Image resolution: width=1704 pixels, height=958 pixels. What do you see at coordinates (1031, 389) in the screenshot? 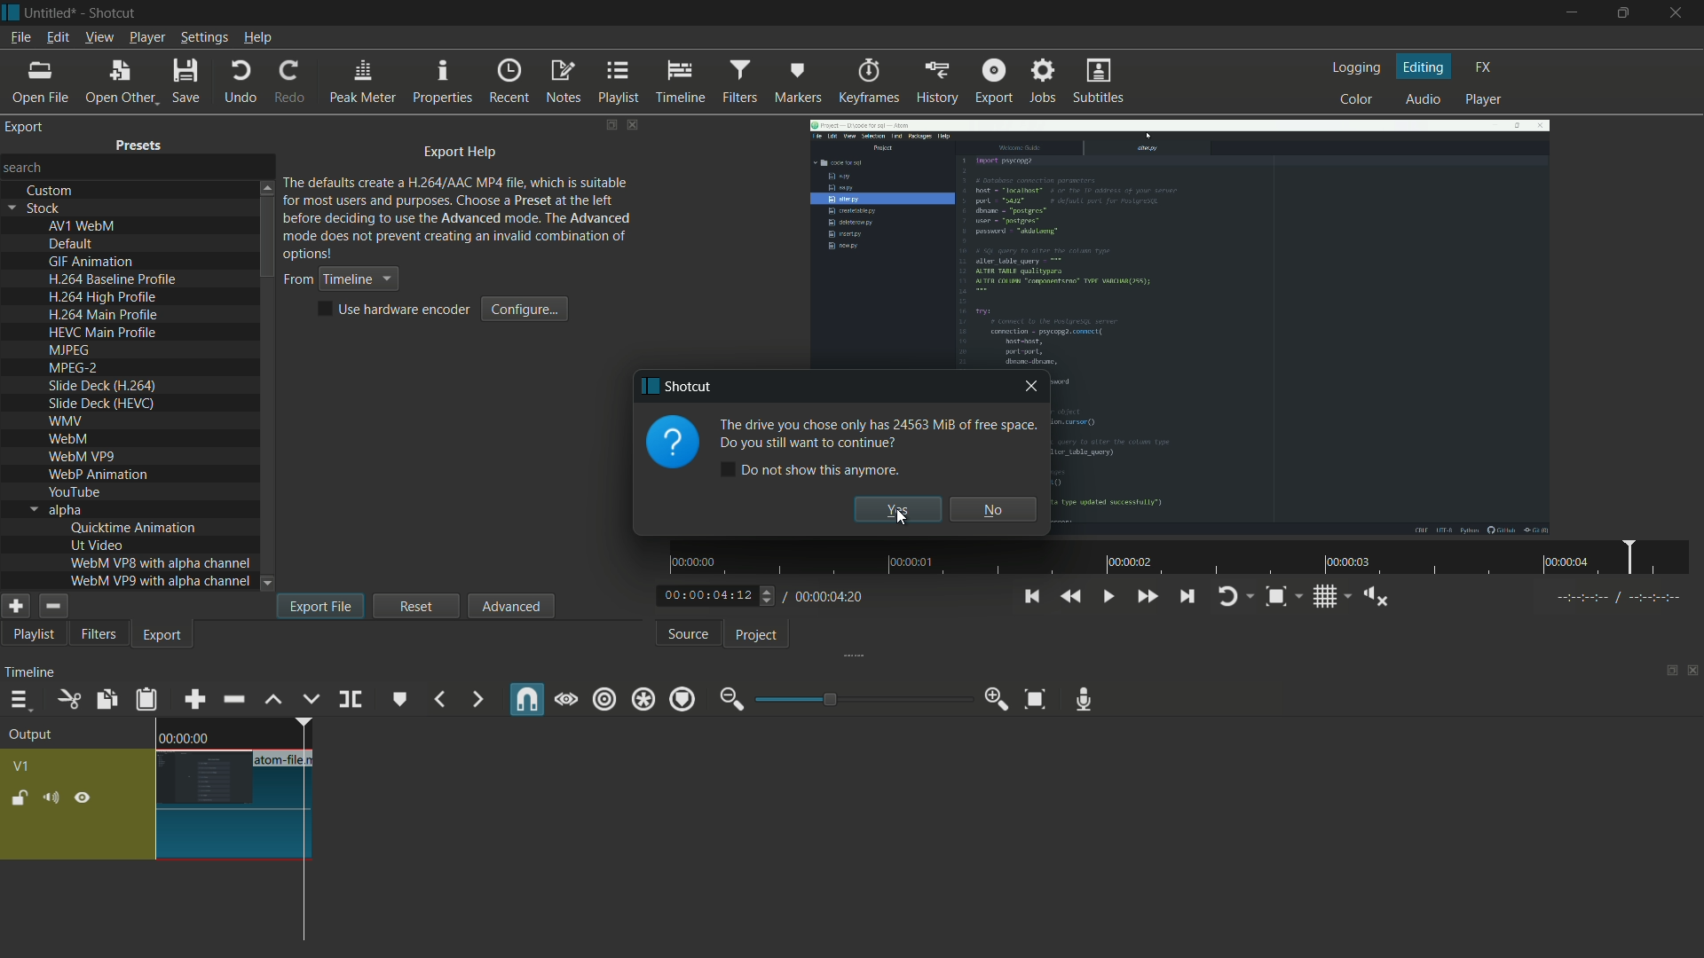
I see `close window` at bounding box center [1031, 389].